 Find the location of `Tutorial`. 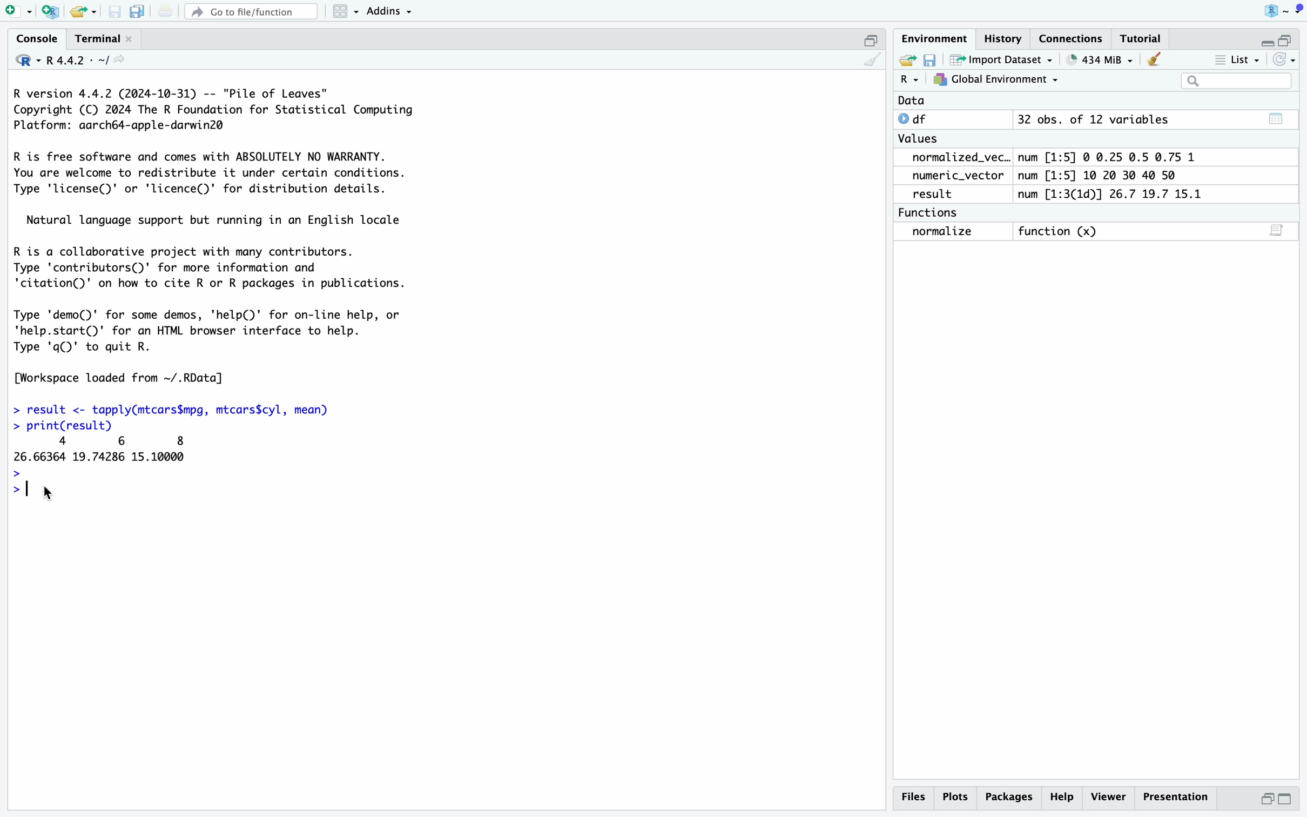

Tutorial is located at coordinates (1141, 38).